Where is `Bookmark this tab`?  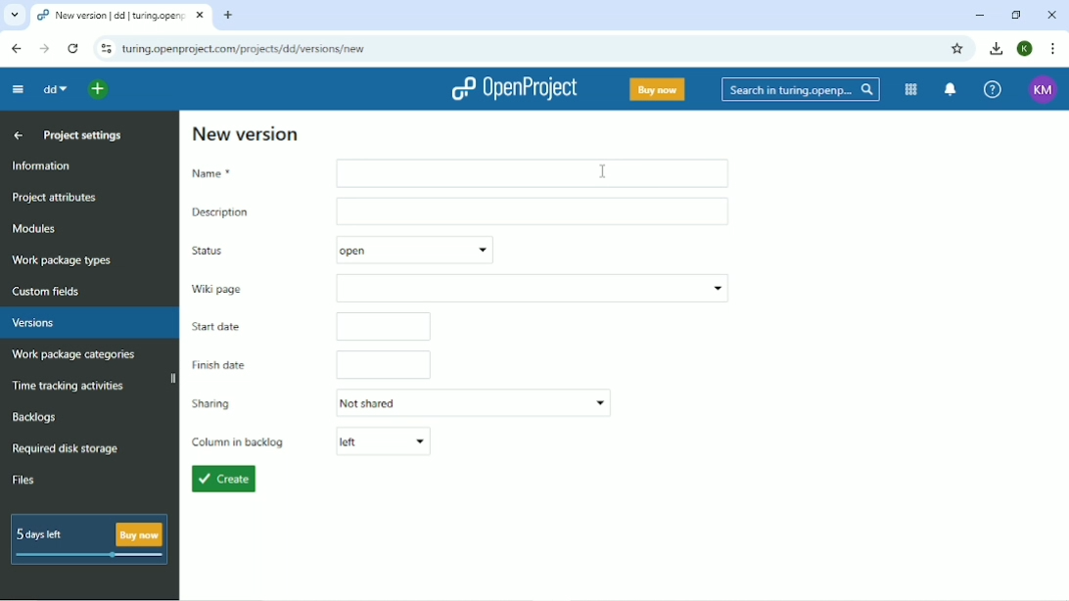
Bookmark this tab is located at coordinates (956, 49).